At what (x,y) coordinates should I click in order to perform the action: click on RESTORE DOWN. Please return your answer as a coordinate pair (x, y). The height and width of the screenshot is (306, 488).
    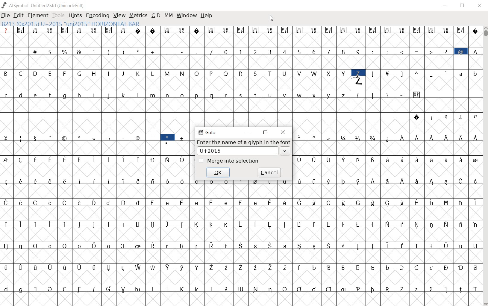
    Looking at the image, I should click on (266, 133).